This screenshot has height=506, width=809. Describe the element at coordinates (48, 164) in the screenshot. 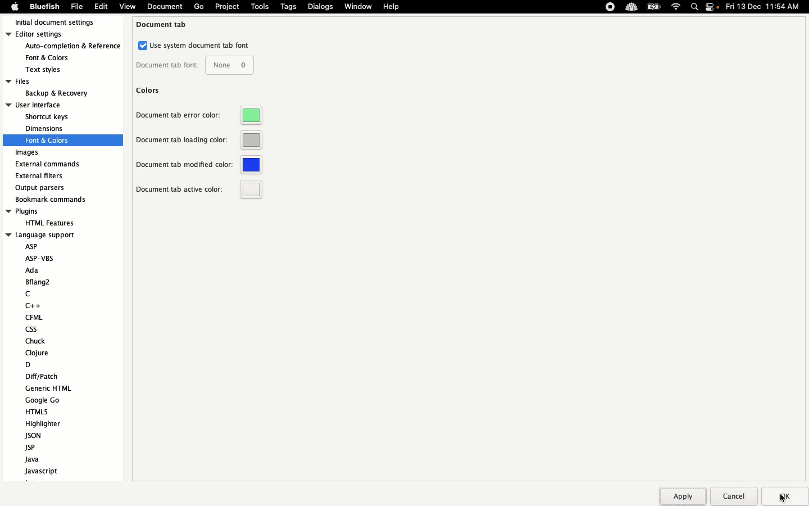

I see `External commands` at that location.